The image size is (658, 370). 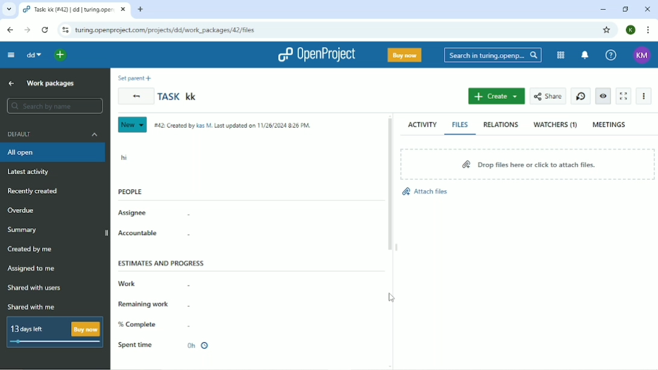 What do you see at coordinates (559, 55) in the screenshot?
I see `Modules` at bounding box center [559, 55].